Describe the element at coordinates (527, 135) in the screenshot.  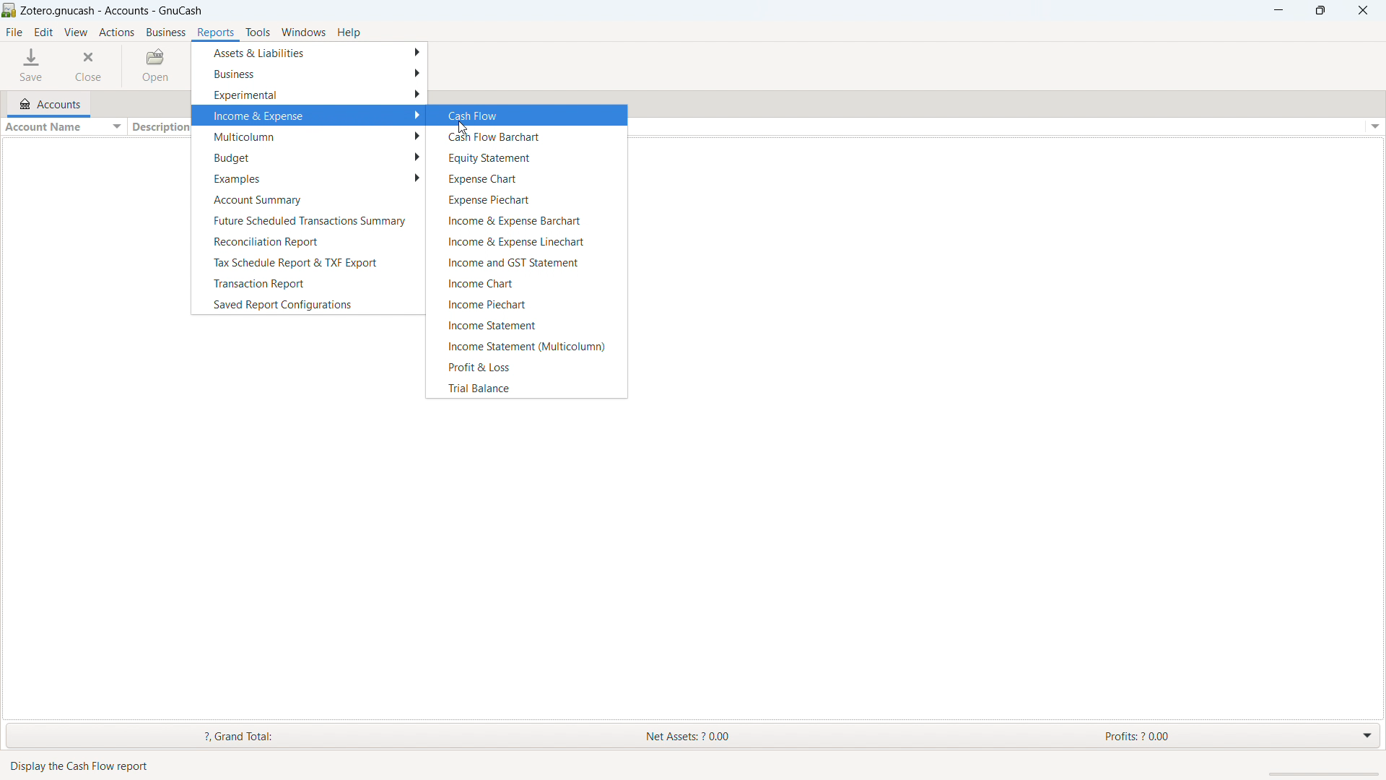
I see `cash flow barchart` at that location.